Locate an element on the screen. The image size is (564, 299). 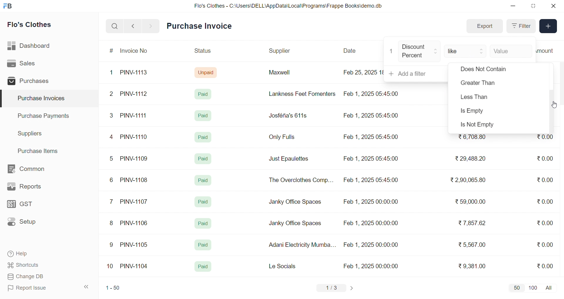
2 is located at coordinates (112, 95).